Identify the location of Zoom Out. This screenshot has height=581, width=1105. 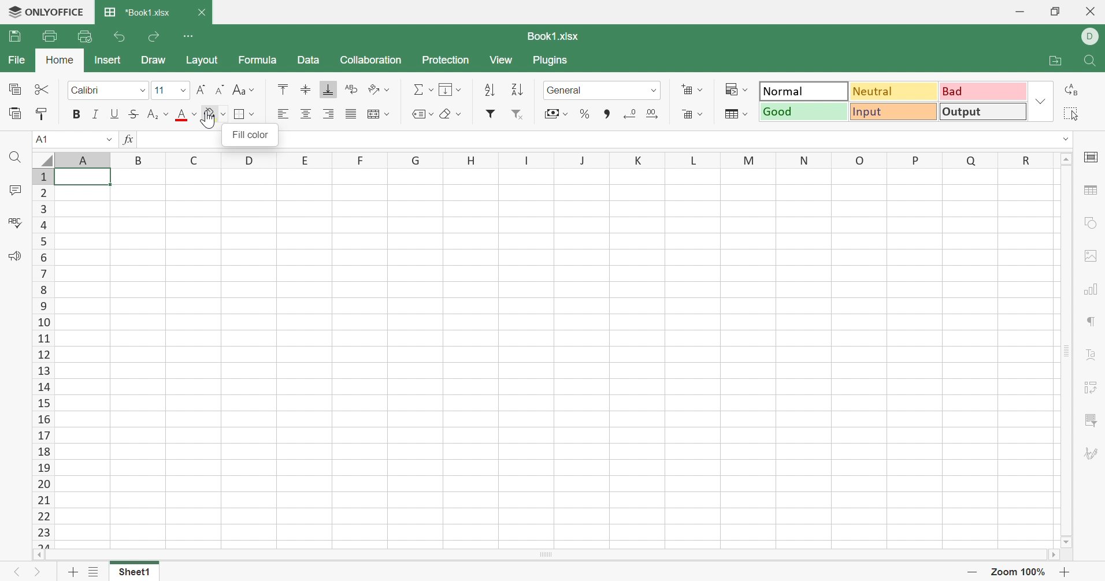
(973, 572).